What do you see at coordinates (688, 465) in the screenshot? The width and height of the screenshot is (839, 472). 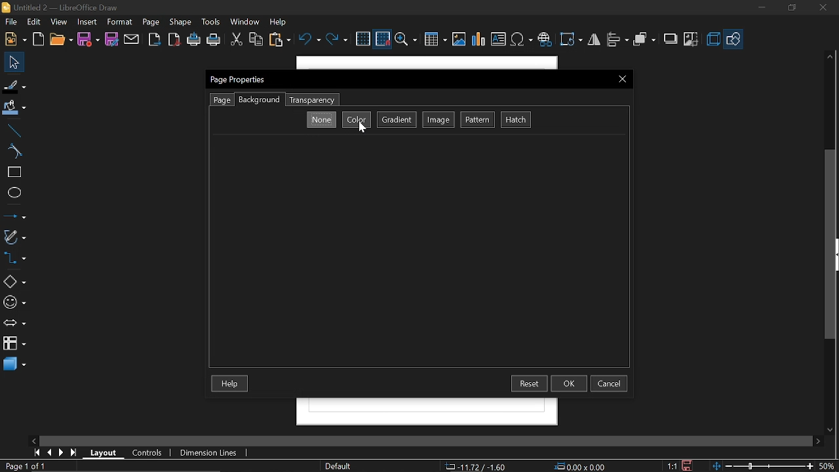 I see `Save` at bounding box center [688, 465].